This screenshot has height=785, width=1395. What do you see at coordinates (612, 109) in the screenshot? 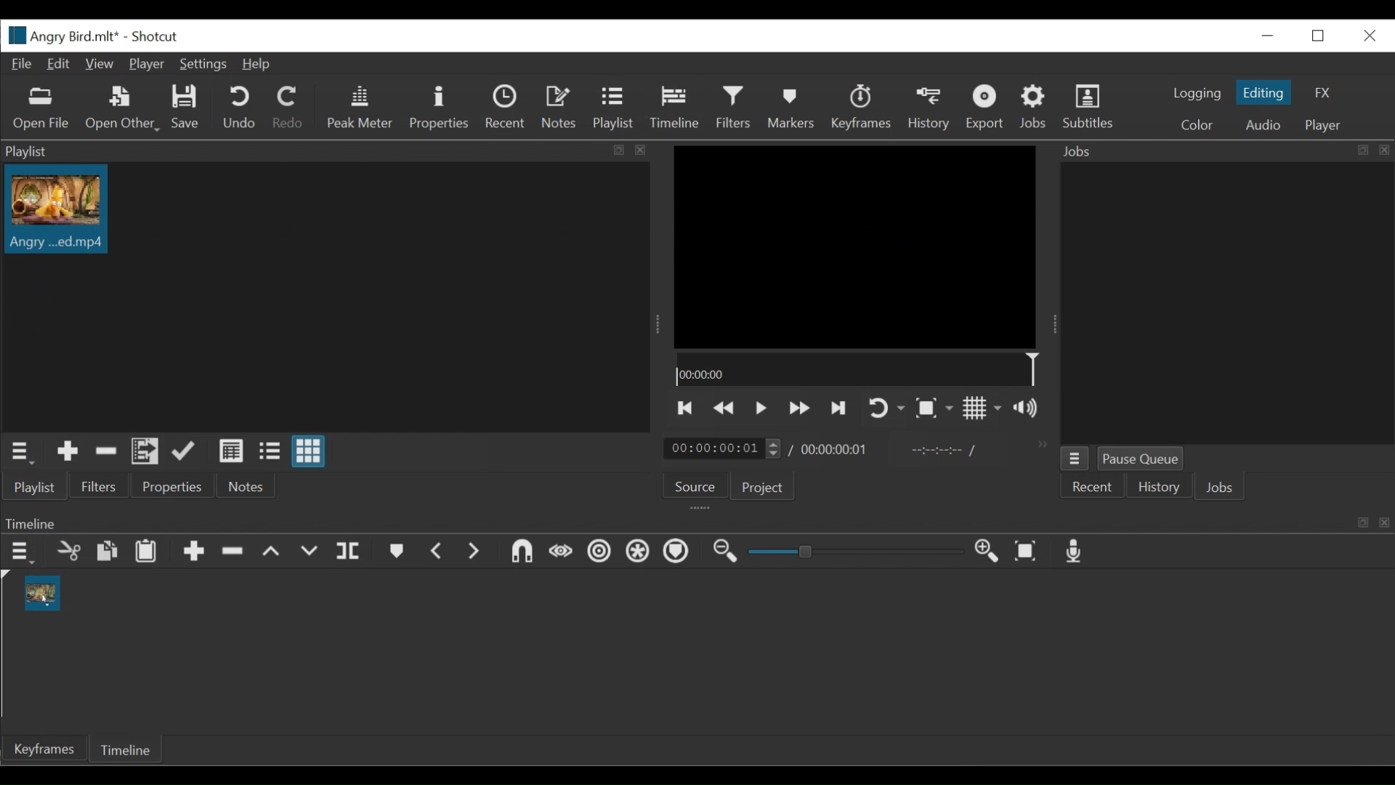
I see `Playlist` at bounding box center [612, 109].